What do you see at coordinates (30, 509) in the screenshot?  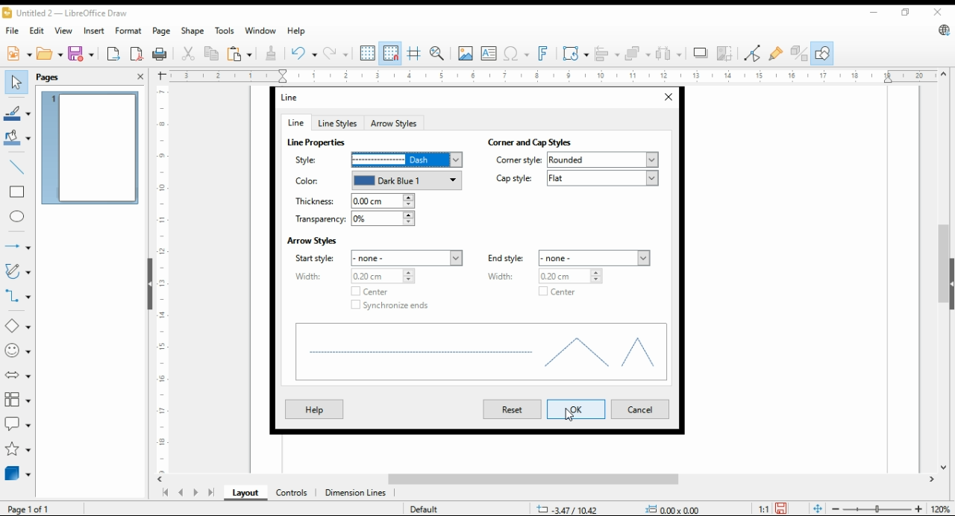 I see `page 1 of 1` at bounding box center [30, 509].